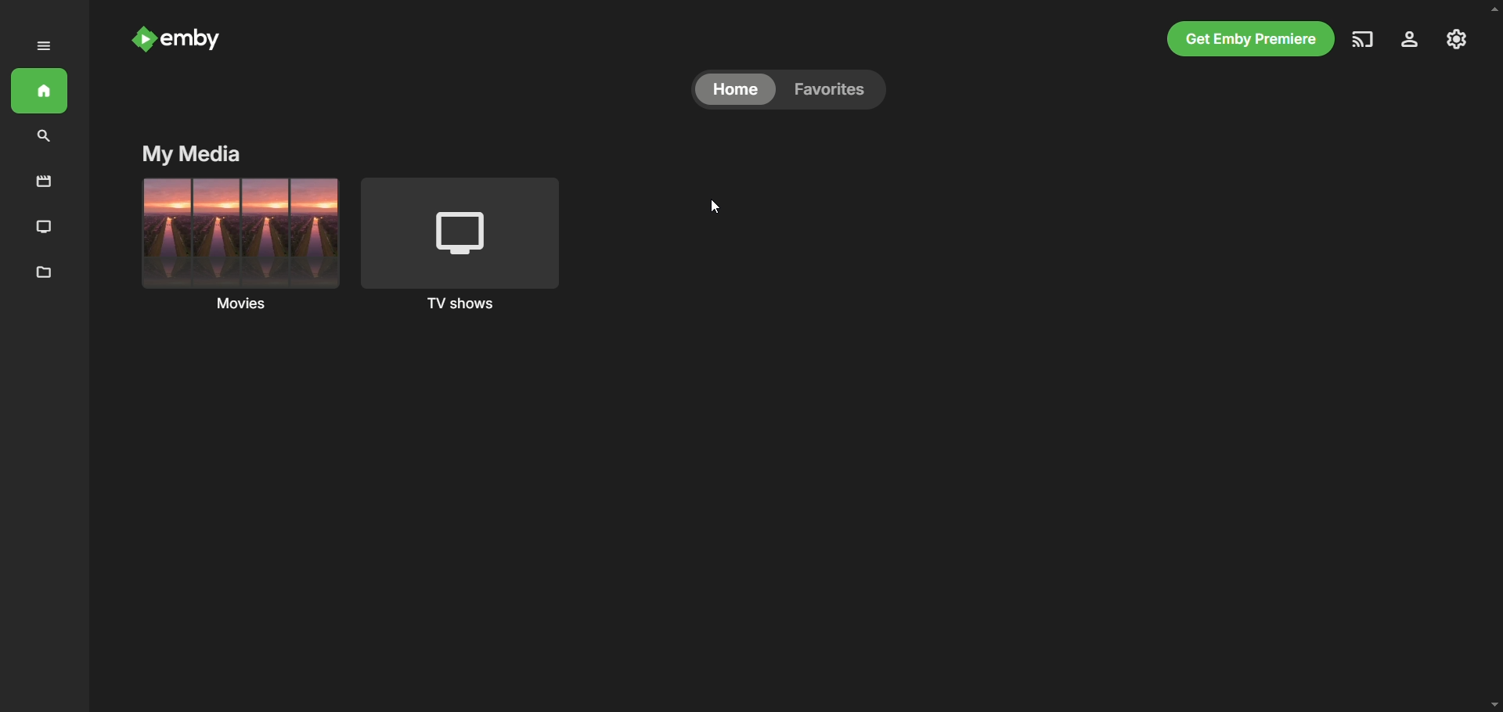 The height and width of the screenshot is (712, 1503). I want to click on TV shows, so click(45, 226).